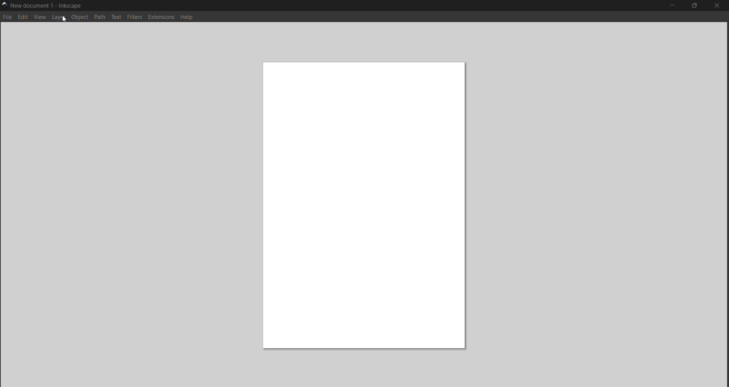  I want to click on view, so click(41, 17).